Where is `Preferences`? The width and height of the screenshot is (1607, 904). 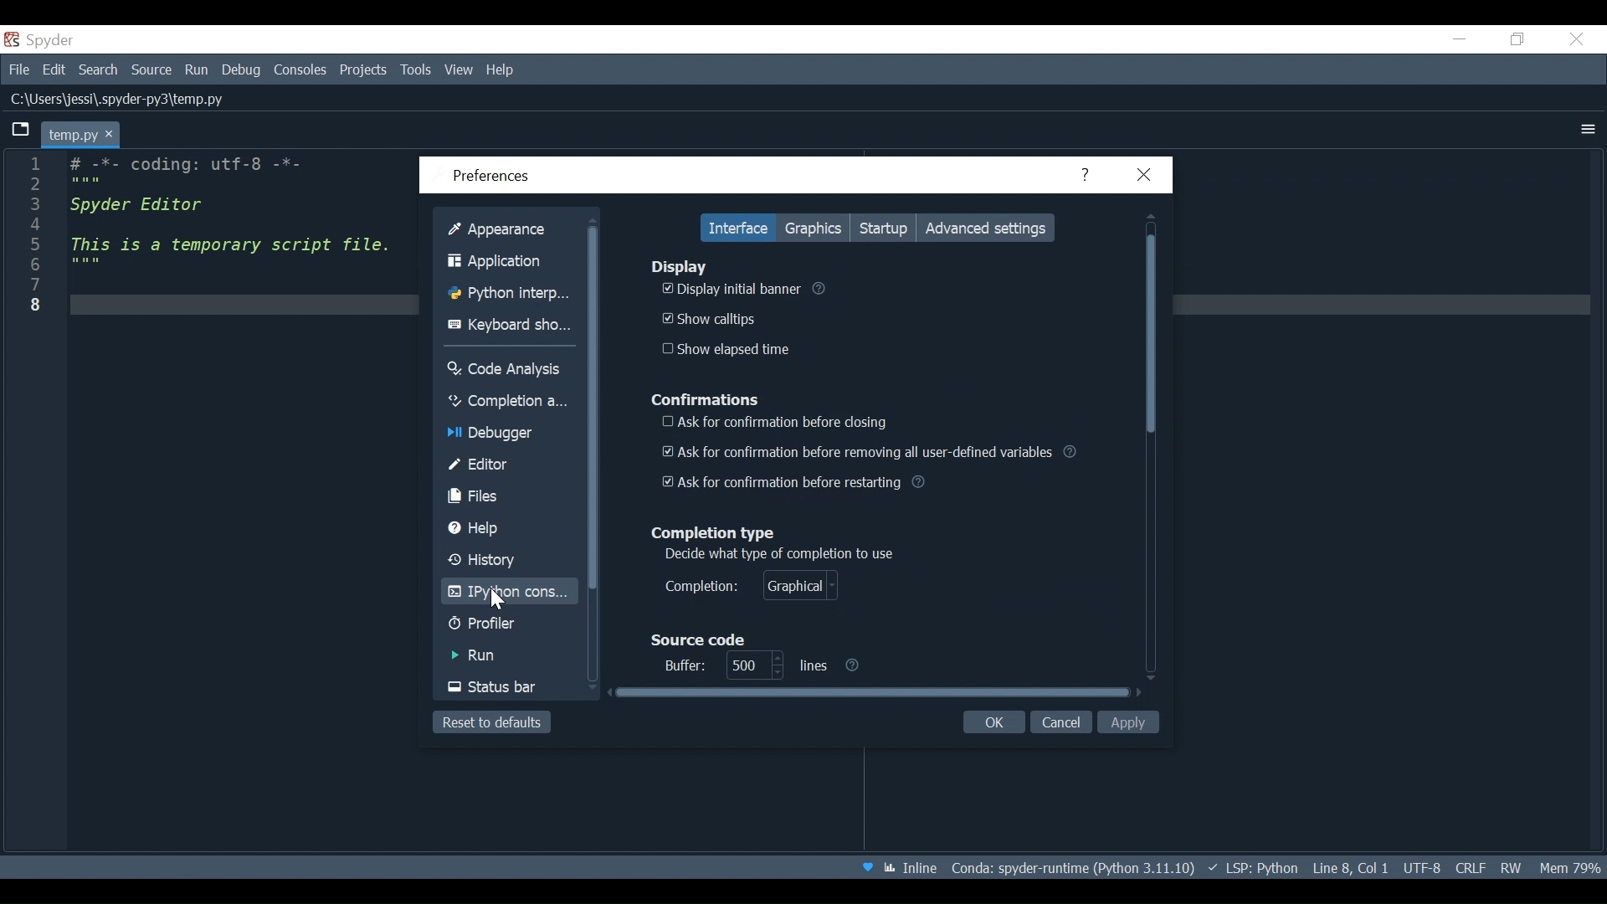 Preferences is located at coordinates (482, 176).